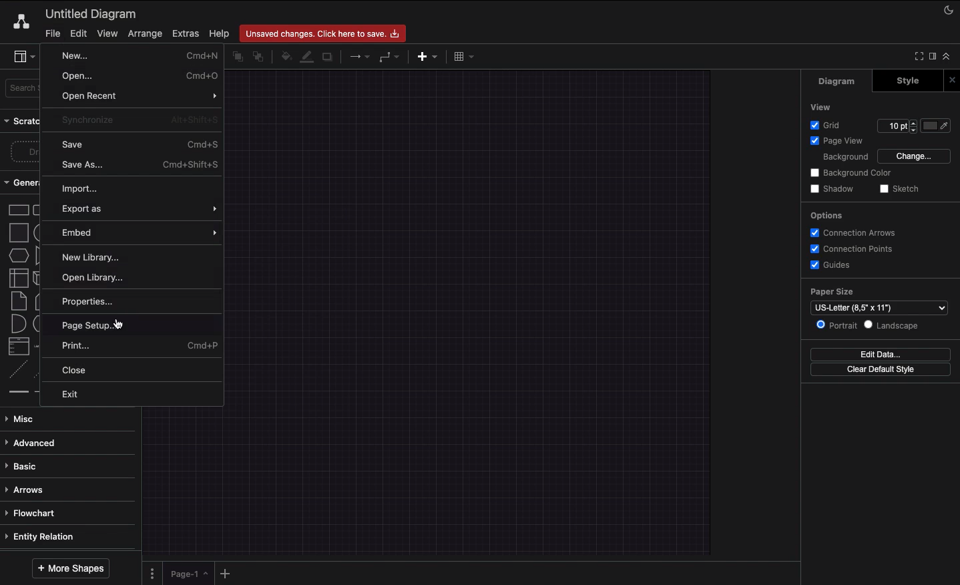 This screenshot has height=585, width=960. What do you see at coordinates (836, 325) in the screenshot?
I see `Portrait ` at bounding box center [836, 325].